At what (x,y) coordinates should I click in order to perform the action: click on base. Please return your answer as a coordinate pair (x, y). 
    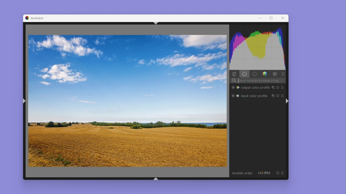
    Looking at the image, I should click on (254, 74).